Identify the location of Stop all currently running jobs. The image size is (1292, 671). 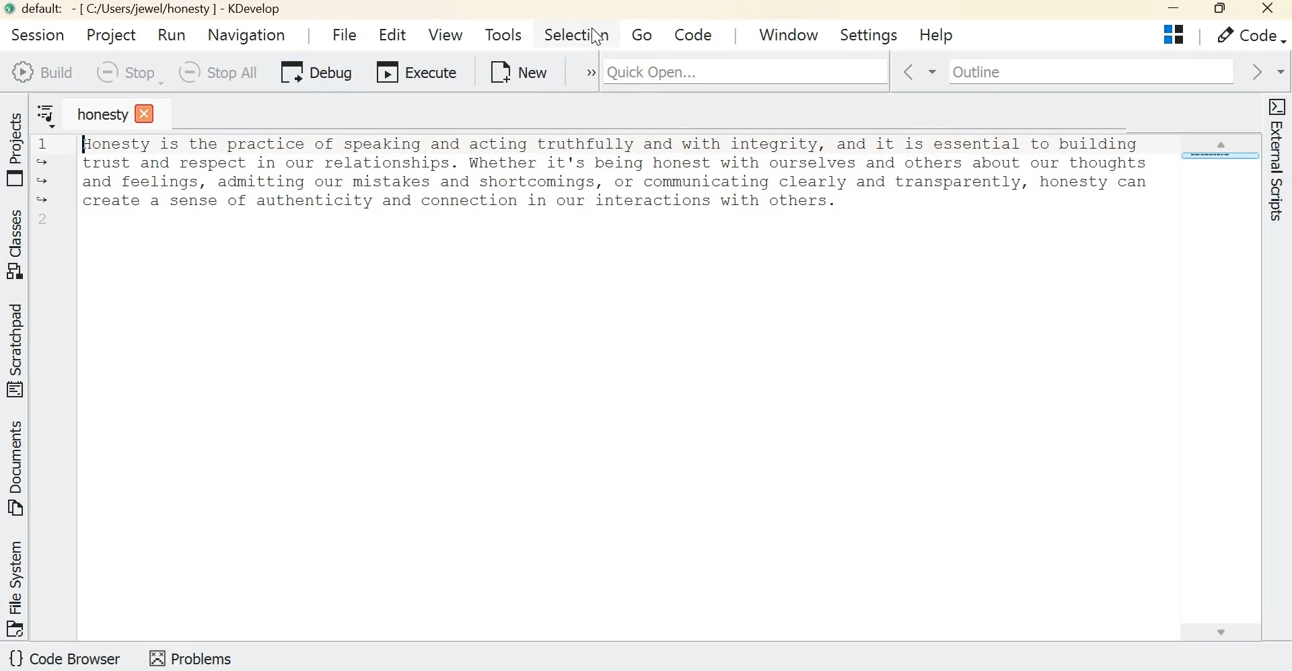
(216, 73).